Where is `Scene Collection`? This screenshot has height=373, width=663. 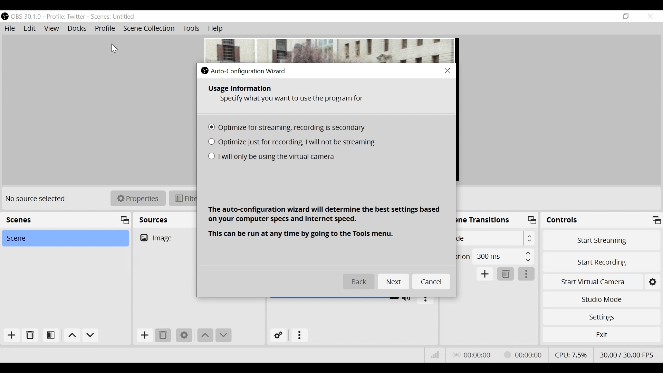 Scene Collection is located at coordinates (150, 29).